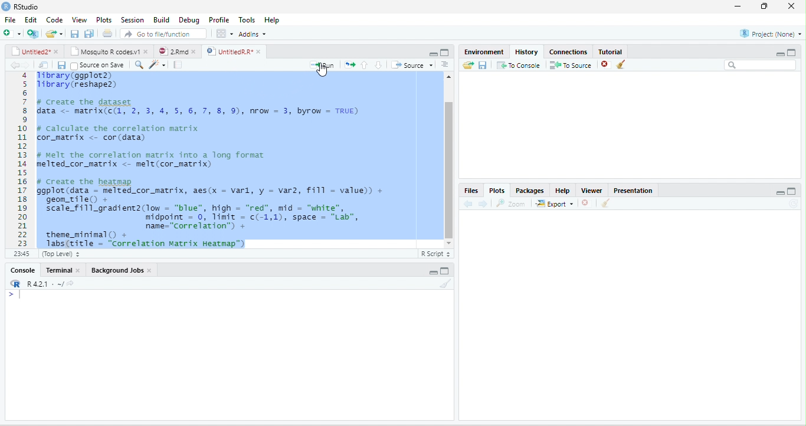 This screenshot has height=426, width=806. I want to click on untitledR, so click(233, 51).